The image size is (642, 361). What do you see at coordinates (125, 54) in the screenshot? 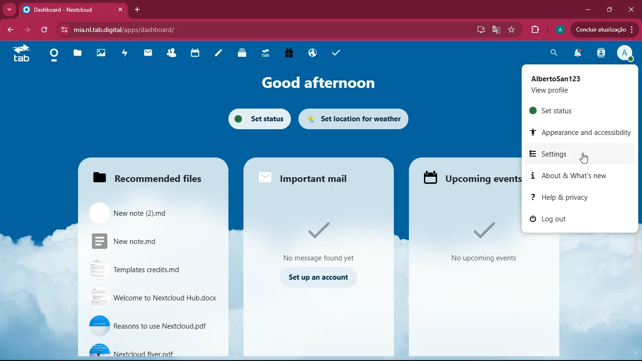
I see `activity` at bounding box center [125, 54].